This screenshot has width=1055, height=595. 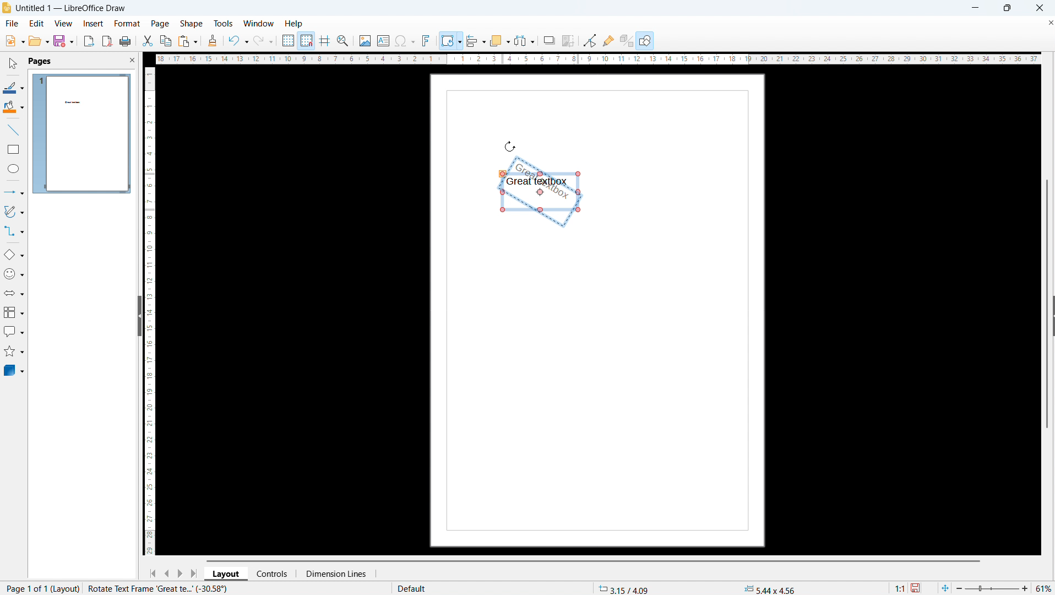 What do you see at coordinates (325, 41) in the screenshot?
I see `guidelines while moving` at bounding box center [325, 41].